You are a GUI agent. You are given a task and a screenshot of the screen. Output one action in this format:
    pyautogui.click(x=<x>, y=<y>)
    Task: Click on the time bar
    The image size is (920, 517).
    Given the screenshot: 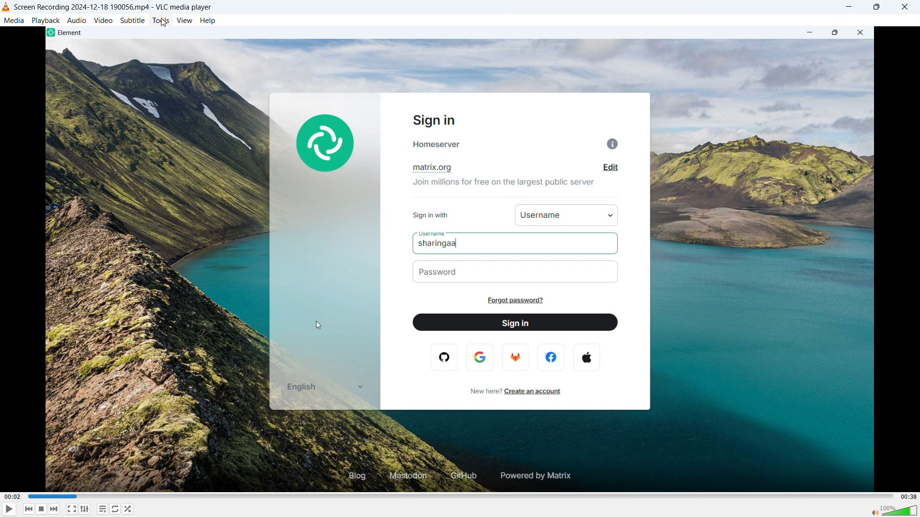 What is the action you would take?
    pyautogui.click(x=461, y=496)
    